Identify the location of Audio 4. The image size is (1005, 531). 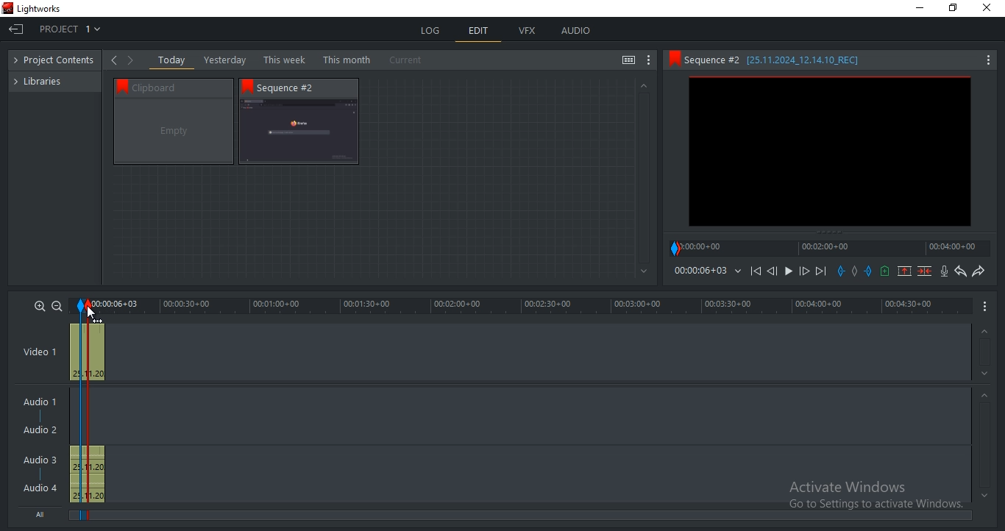
(40, 487).